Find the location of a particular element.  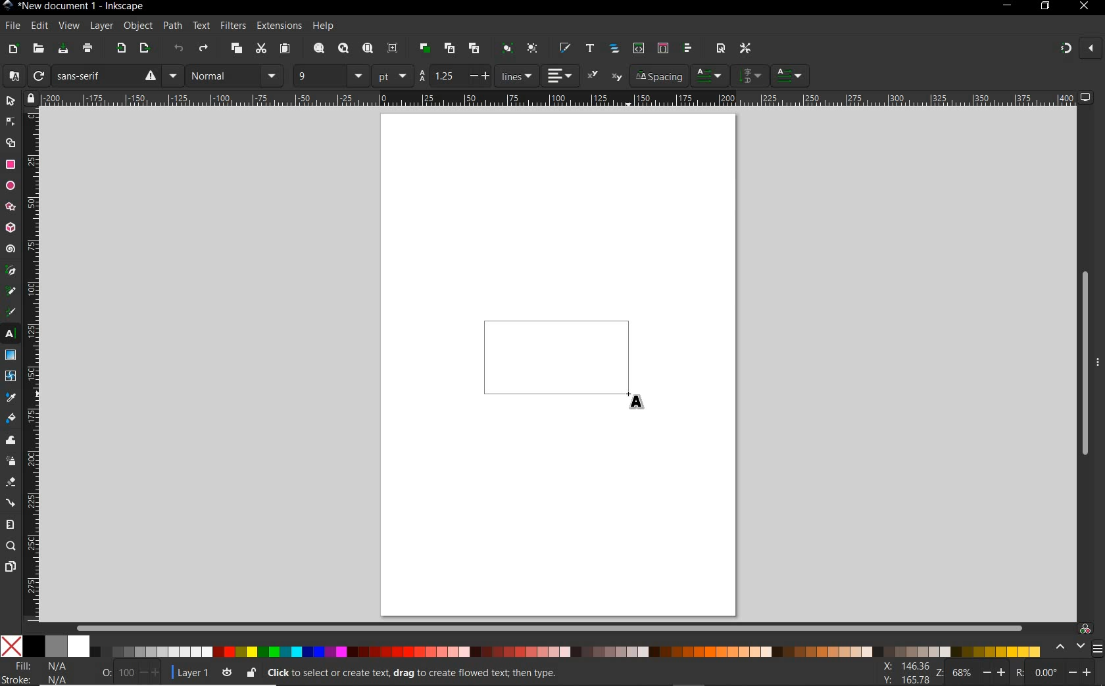

color scroll options is located at coordinates (1066, 647).